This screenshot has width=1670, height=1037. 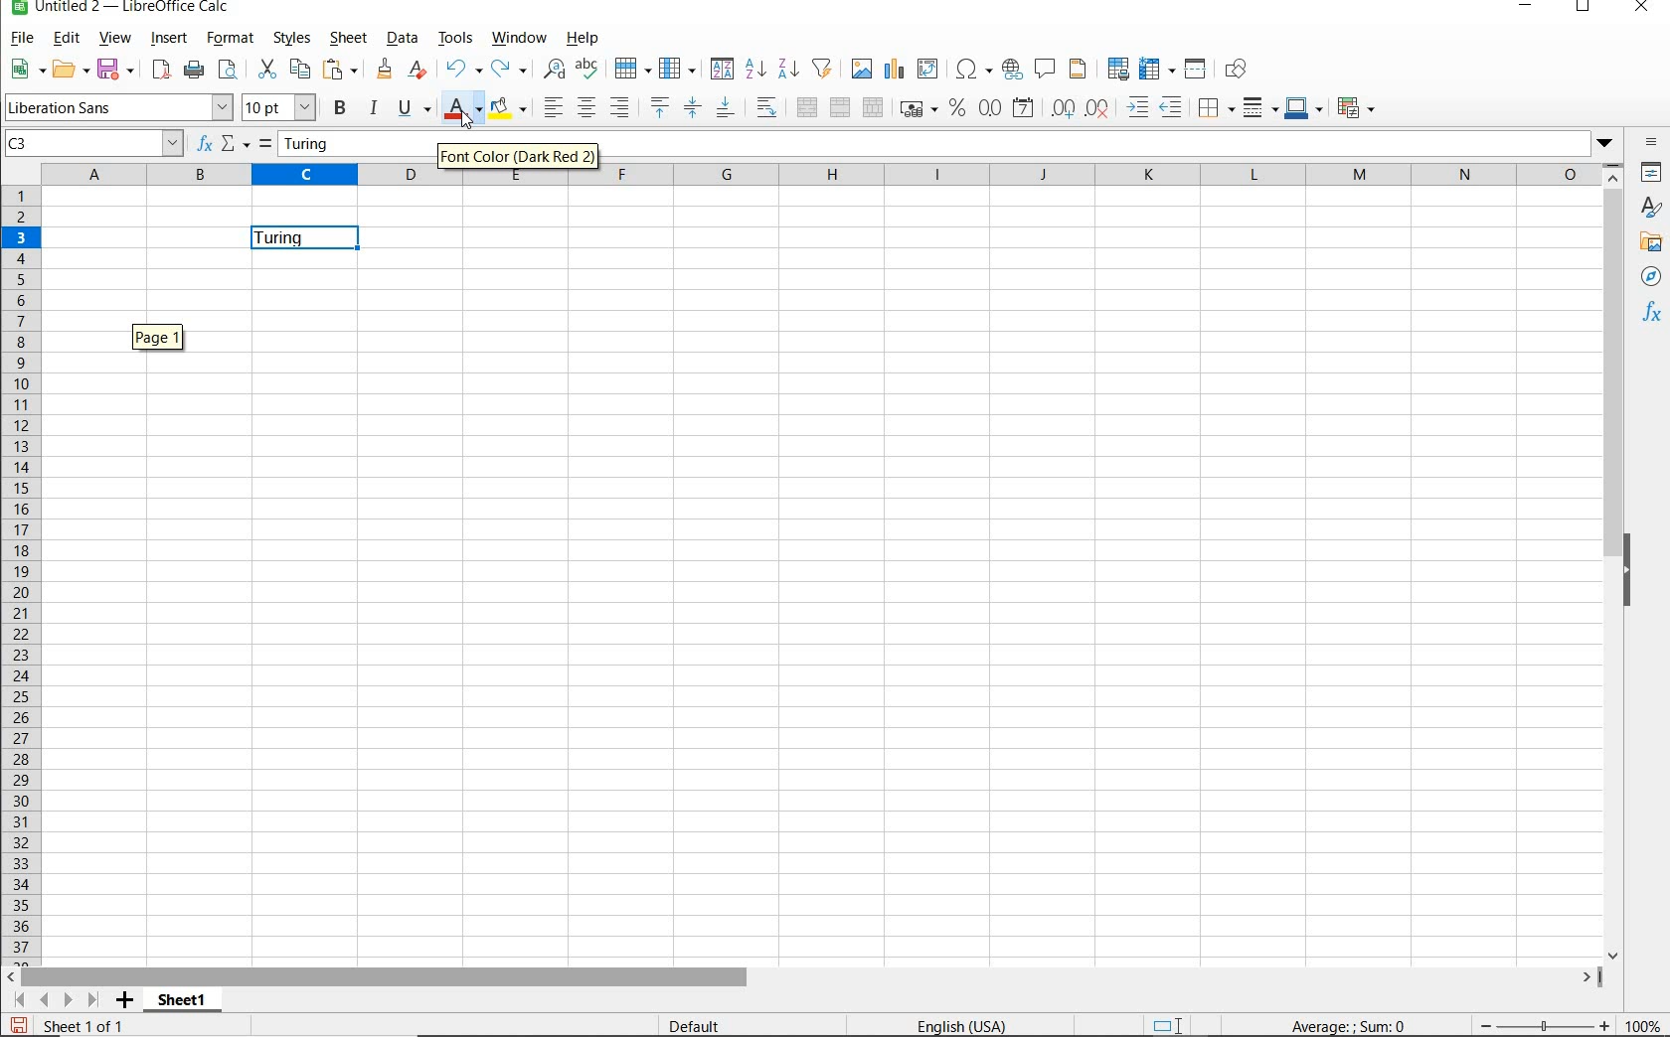 I want to click on ROWS, so click(x=22, y=572).